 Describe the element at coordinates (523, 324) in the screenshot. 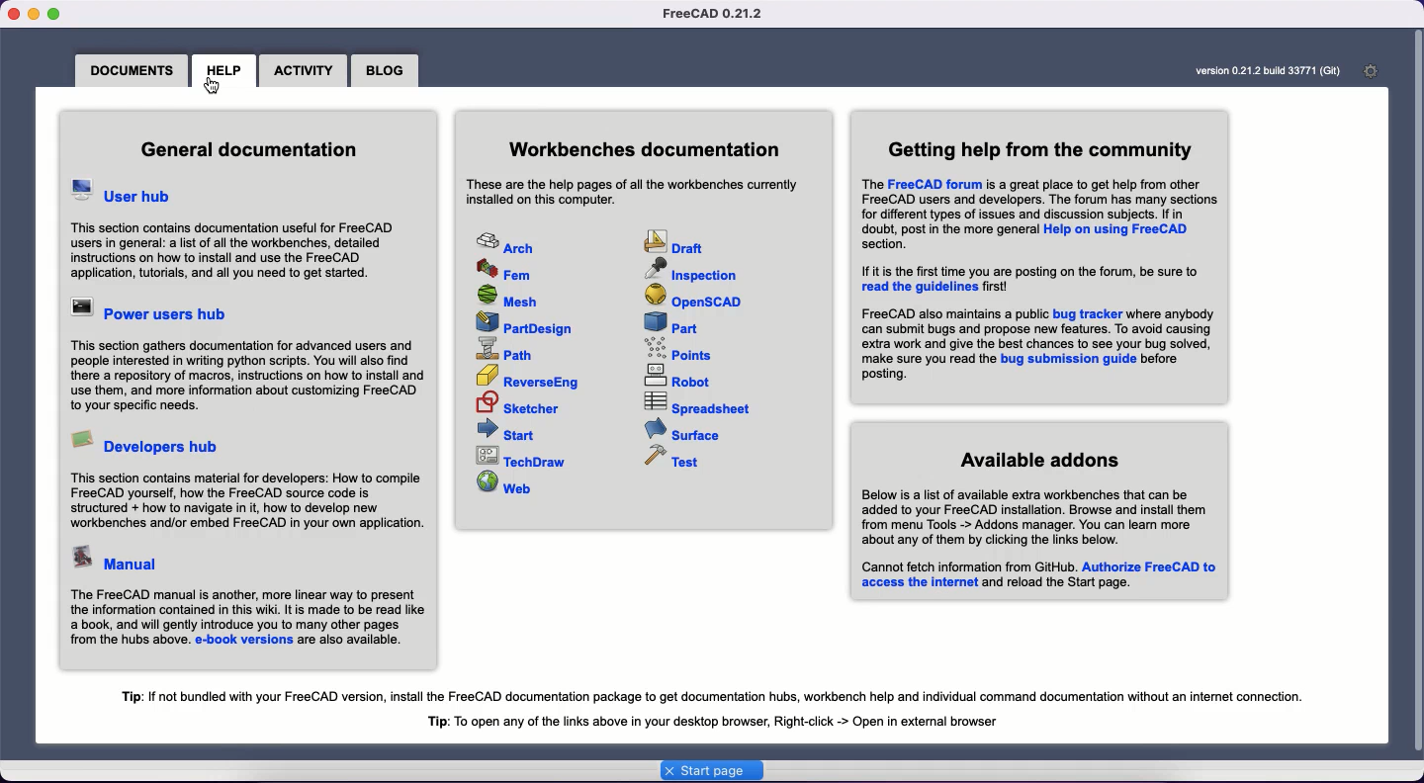

I see `PartDesign` at that location.